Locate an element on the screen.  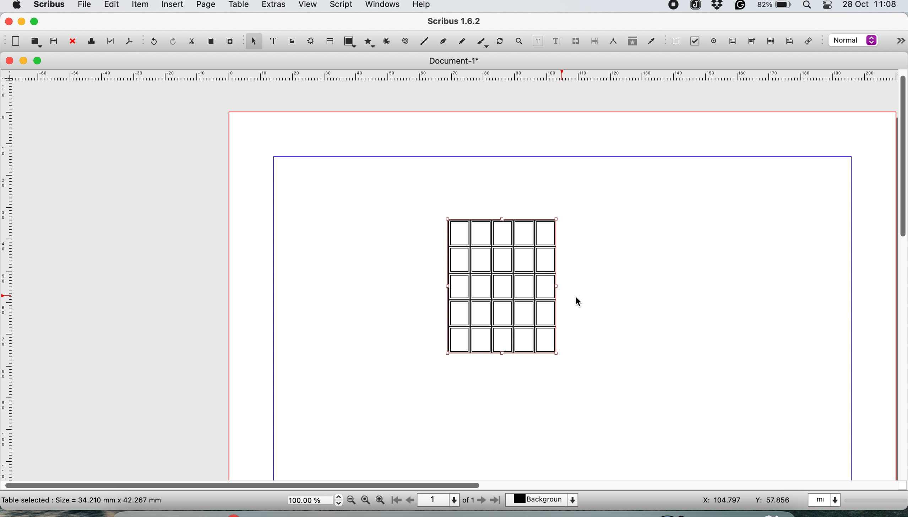
print is located at coordinates (91, 42).